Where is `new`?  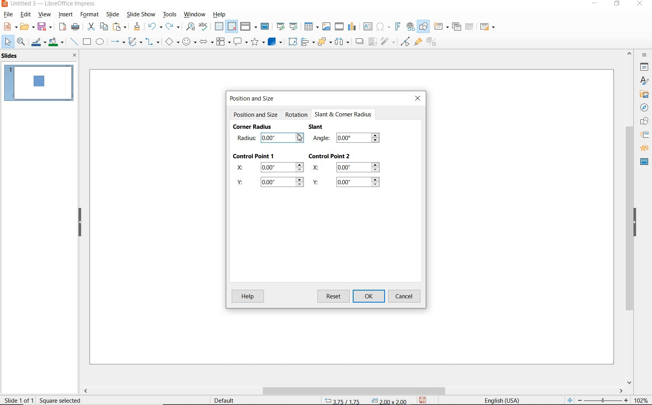 new is located at coordinates (7, 28).